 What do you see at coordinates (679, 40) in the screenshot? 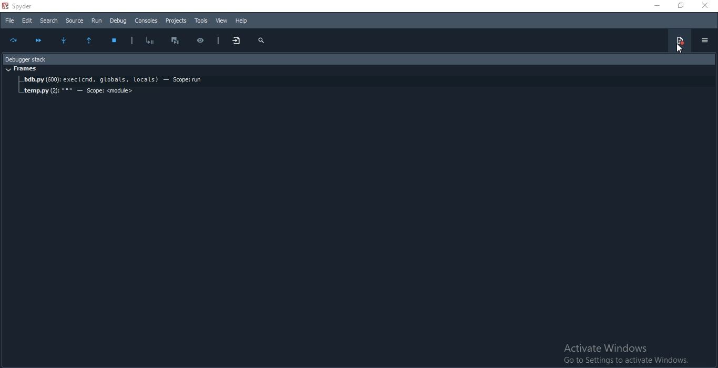
I see `debug menu` at bounding box center [679, 40].